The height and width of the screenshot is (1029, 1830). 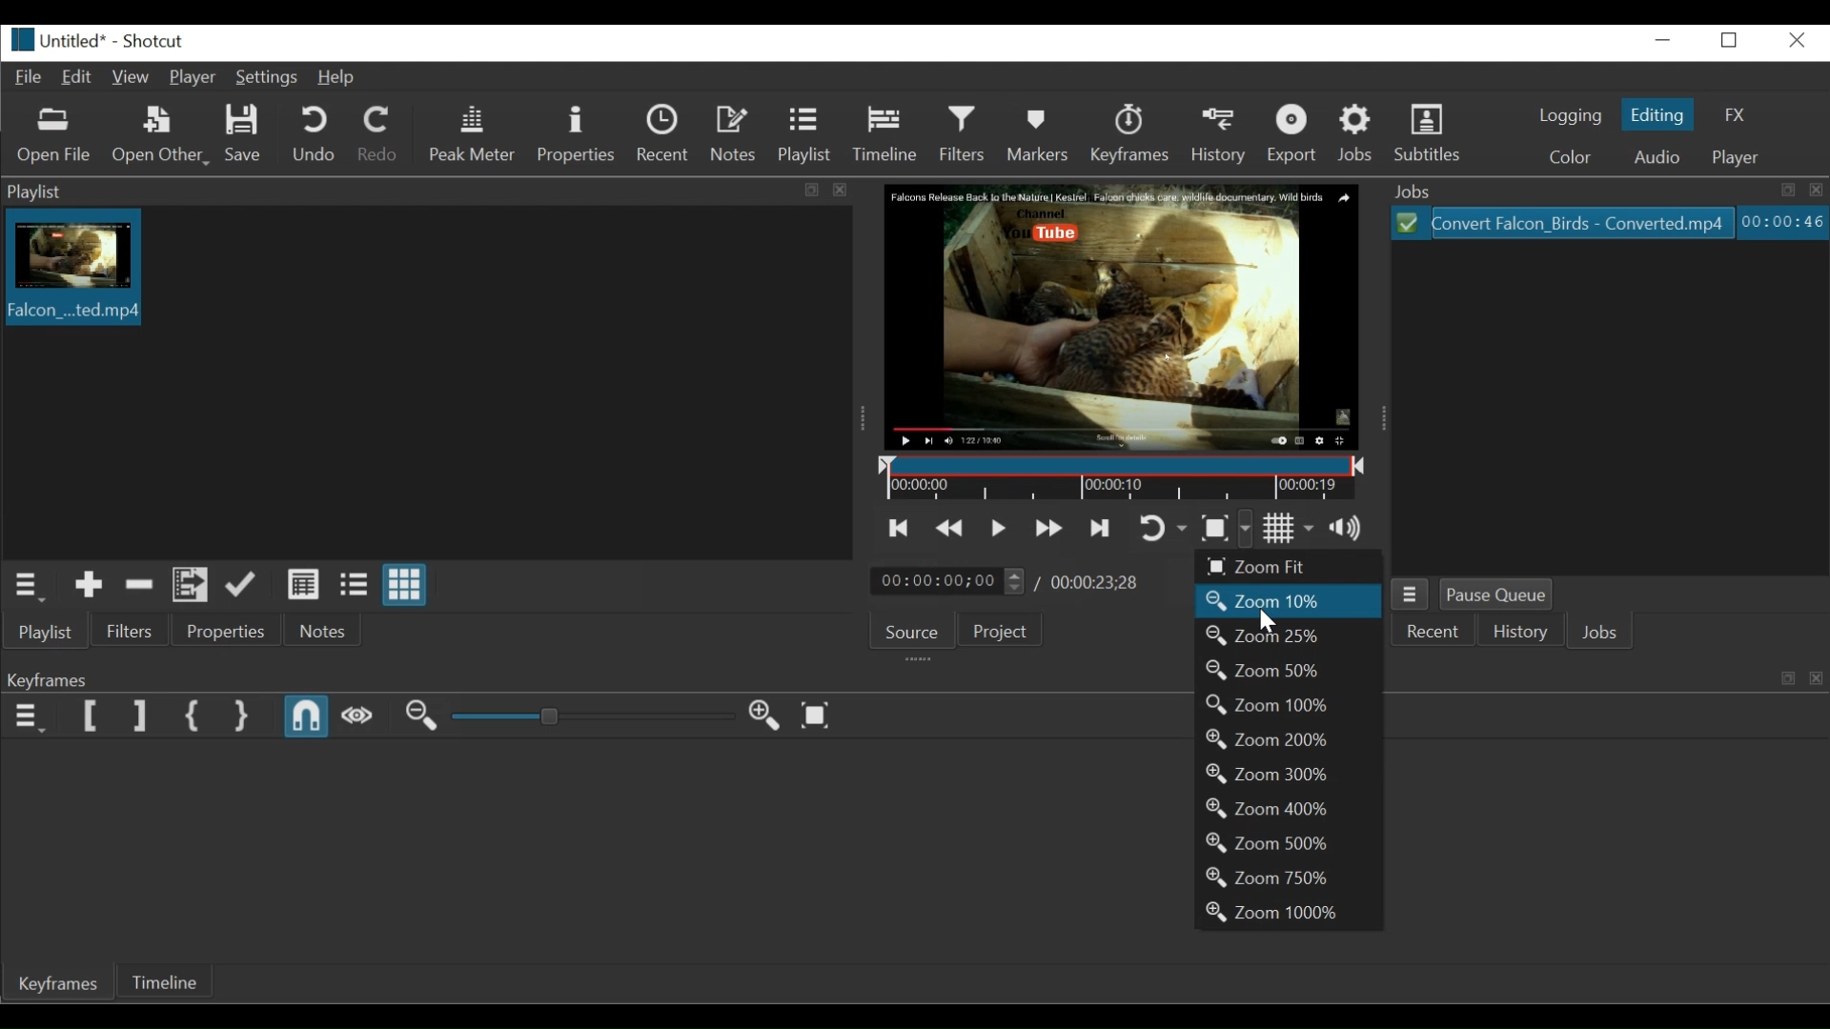 I want to click on Zoom 750%, so click(x=1288, y=878).